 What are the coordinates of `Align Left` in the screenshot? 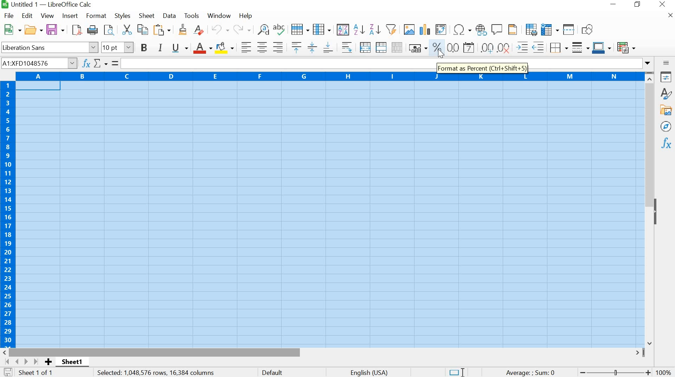 It's located at (245, 46).